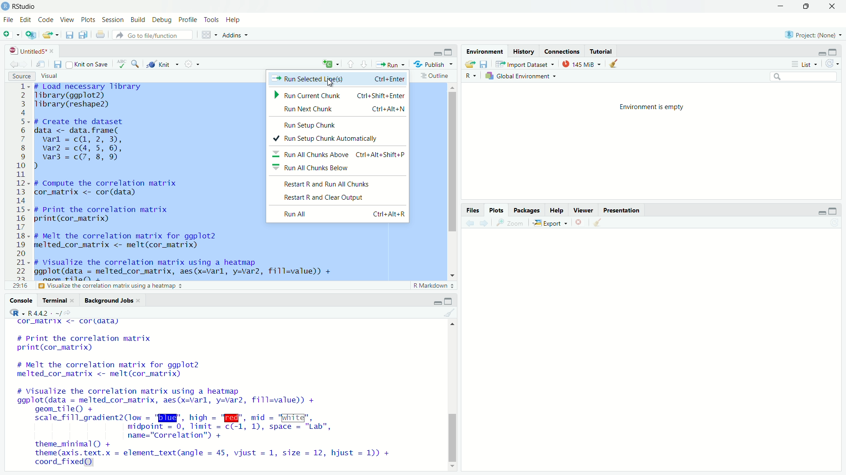 The height and width of the screenshot is (475, 846). What do you see at coordinates (330, 83) in the screenshot?
I see `cursor` at bounding box center [330, 83].